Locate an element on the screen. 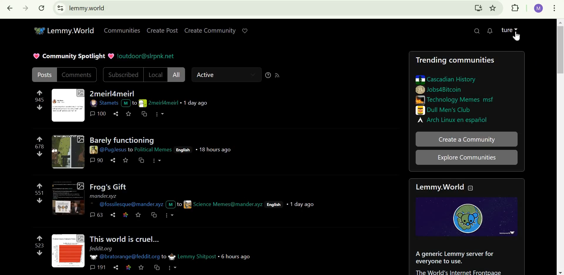  install lemmy.world is located at coordinates (478, 9).